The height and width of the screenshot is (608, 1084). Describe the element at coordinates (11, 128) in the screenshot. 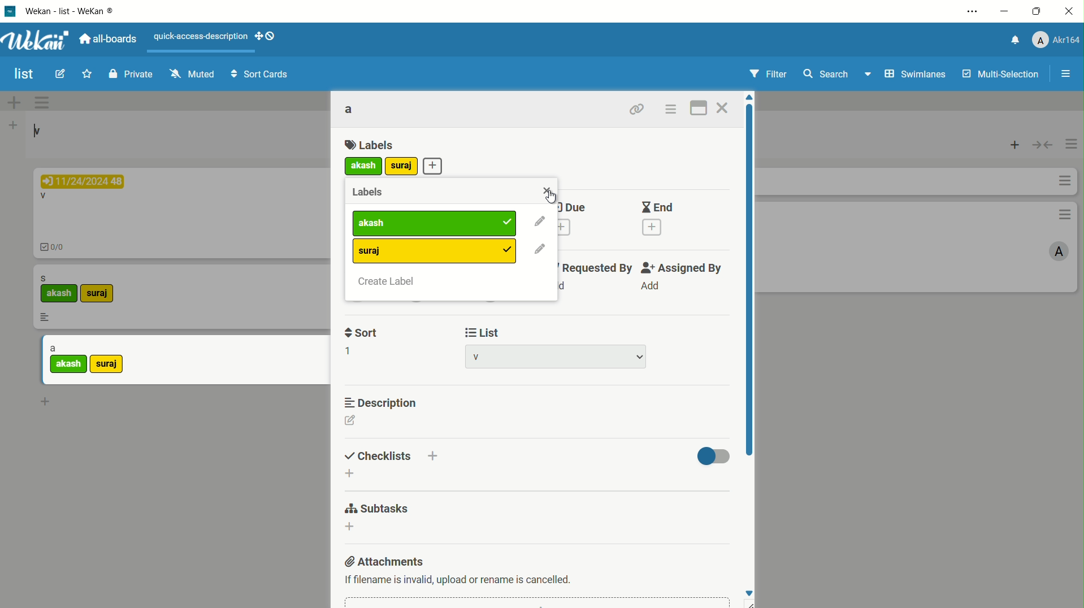

I see `add` at that location.